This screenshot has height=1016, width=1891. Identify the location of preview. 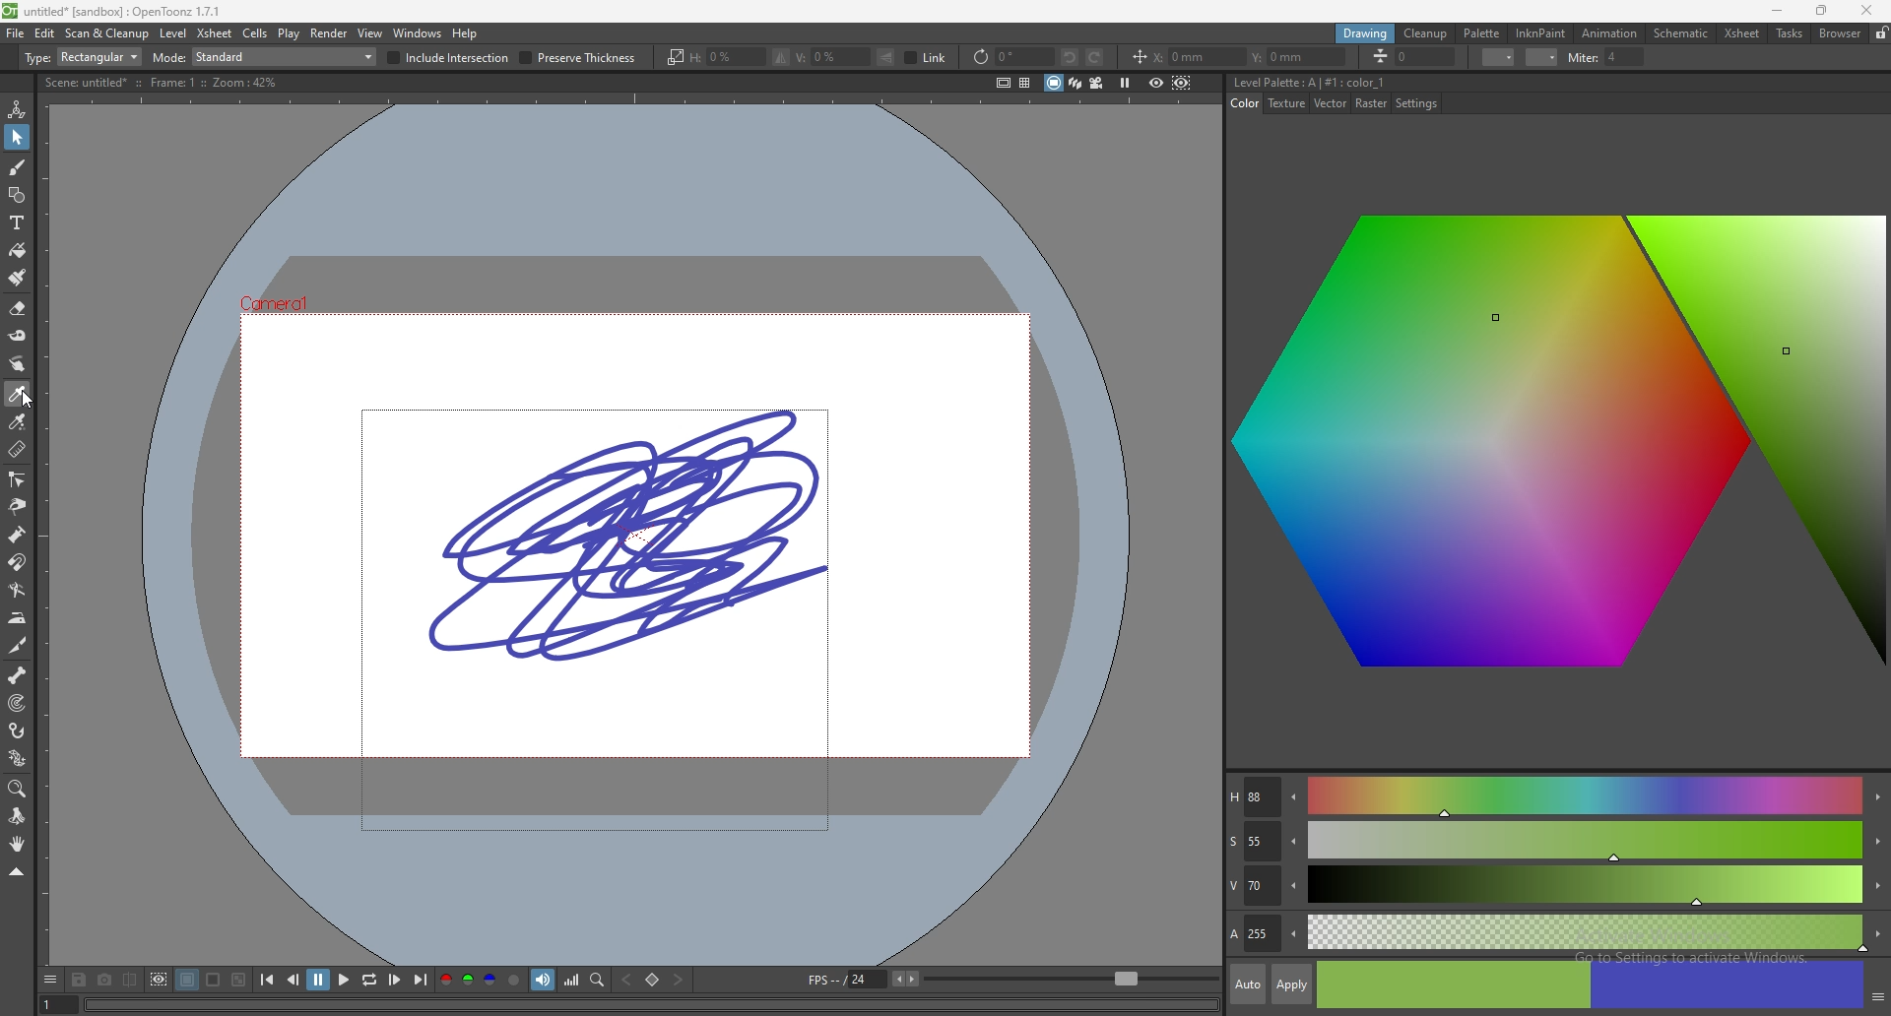
(1156, 82).